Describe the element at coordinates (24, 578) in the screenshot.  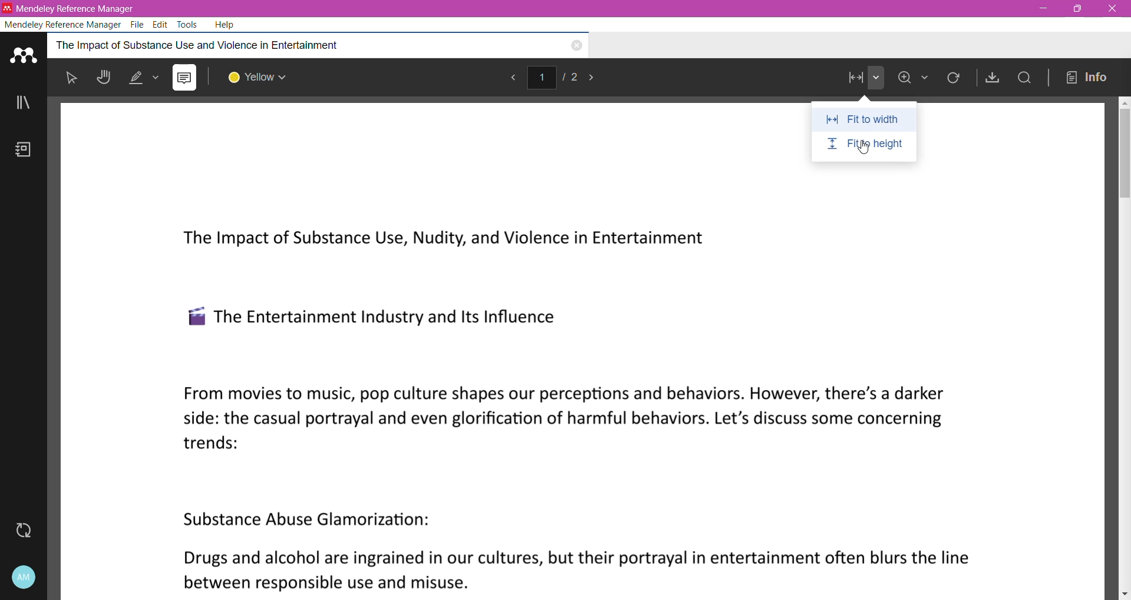
I see `Account and Help` at that location.